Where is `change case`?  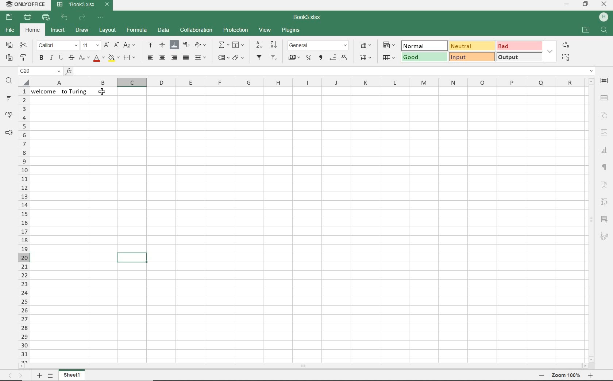 change case is located at coordinates (130, 46).